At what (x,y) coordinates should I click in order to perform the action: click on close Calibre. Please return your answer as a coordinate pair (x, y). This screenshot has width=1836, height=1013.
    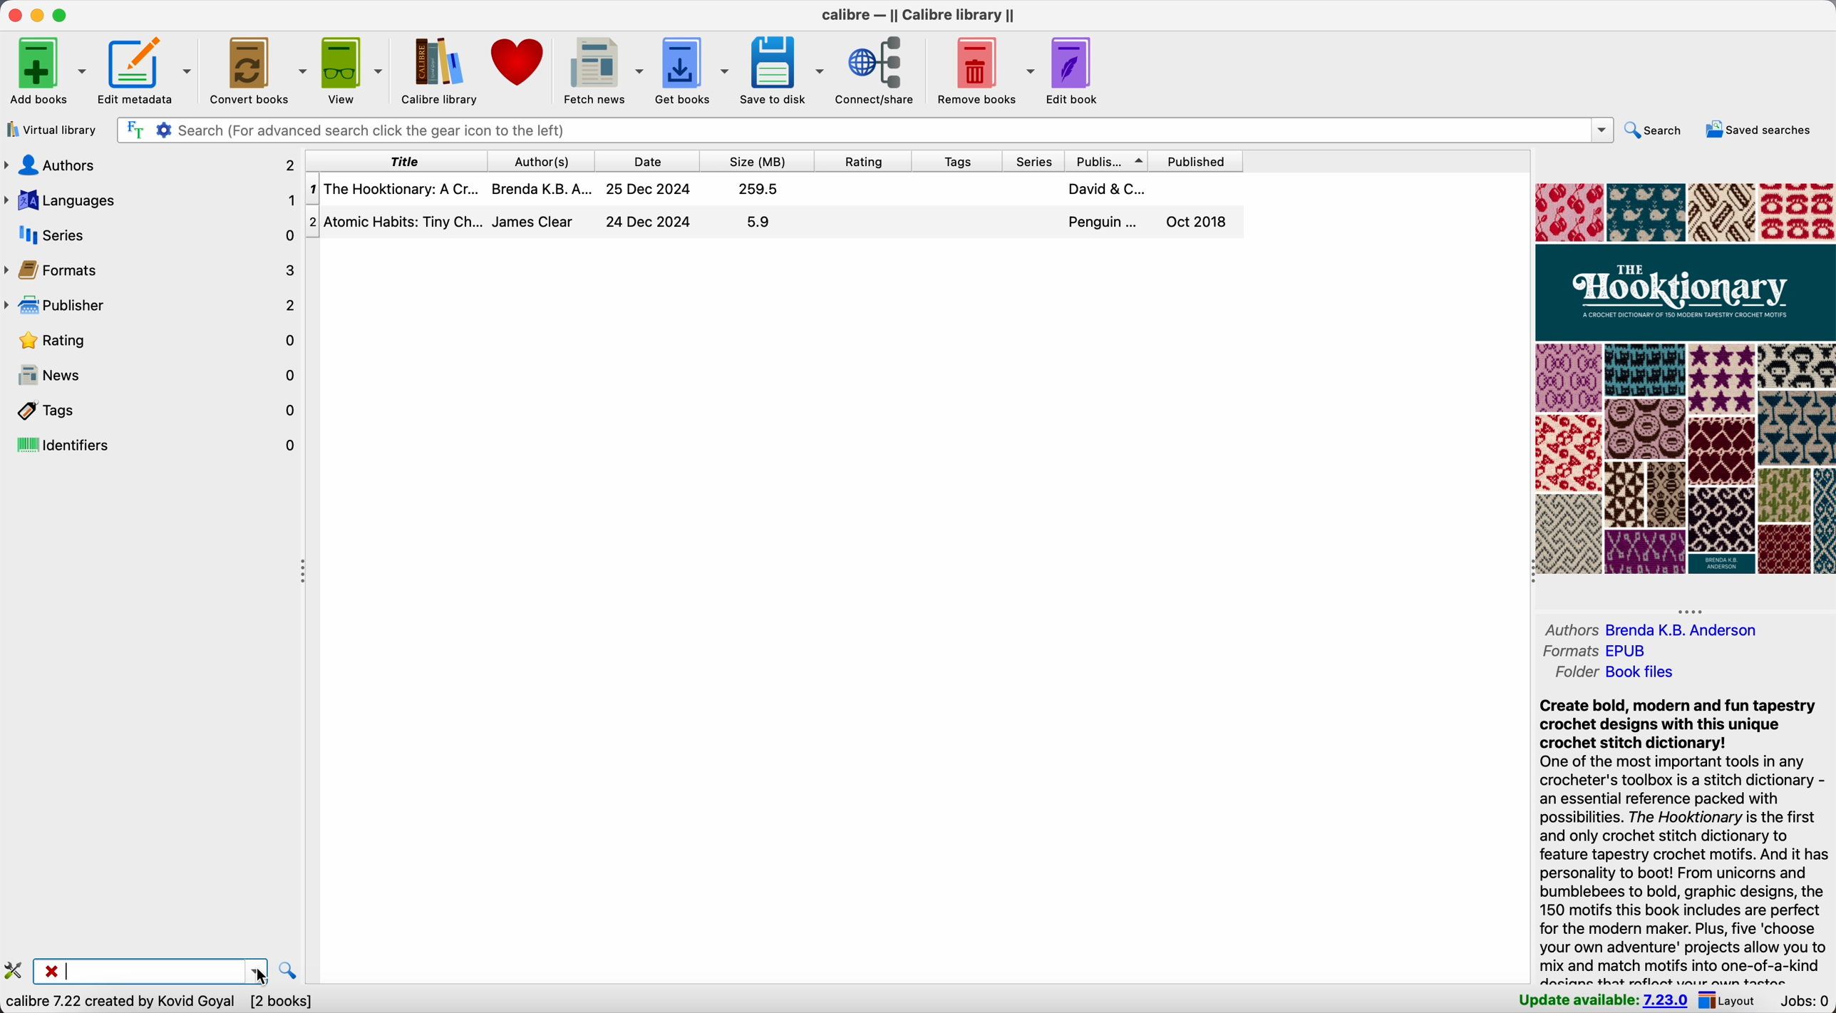
    Looking at the image, I should click on (11, 13).